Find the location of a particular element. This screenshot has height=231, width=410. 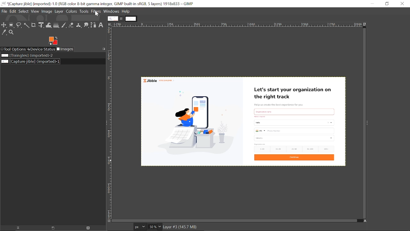

Device status is located at coordinates (41, 49).